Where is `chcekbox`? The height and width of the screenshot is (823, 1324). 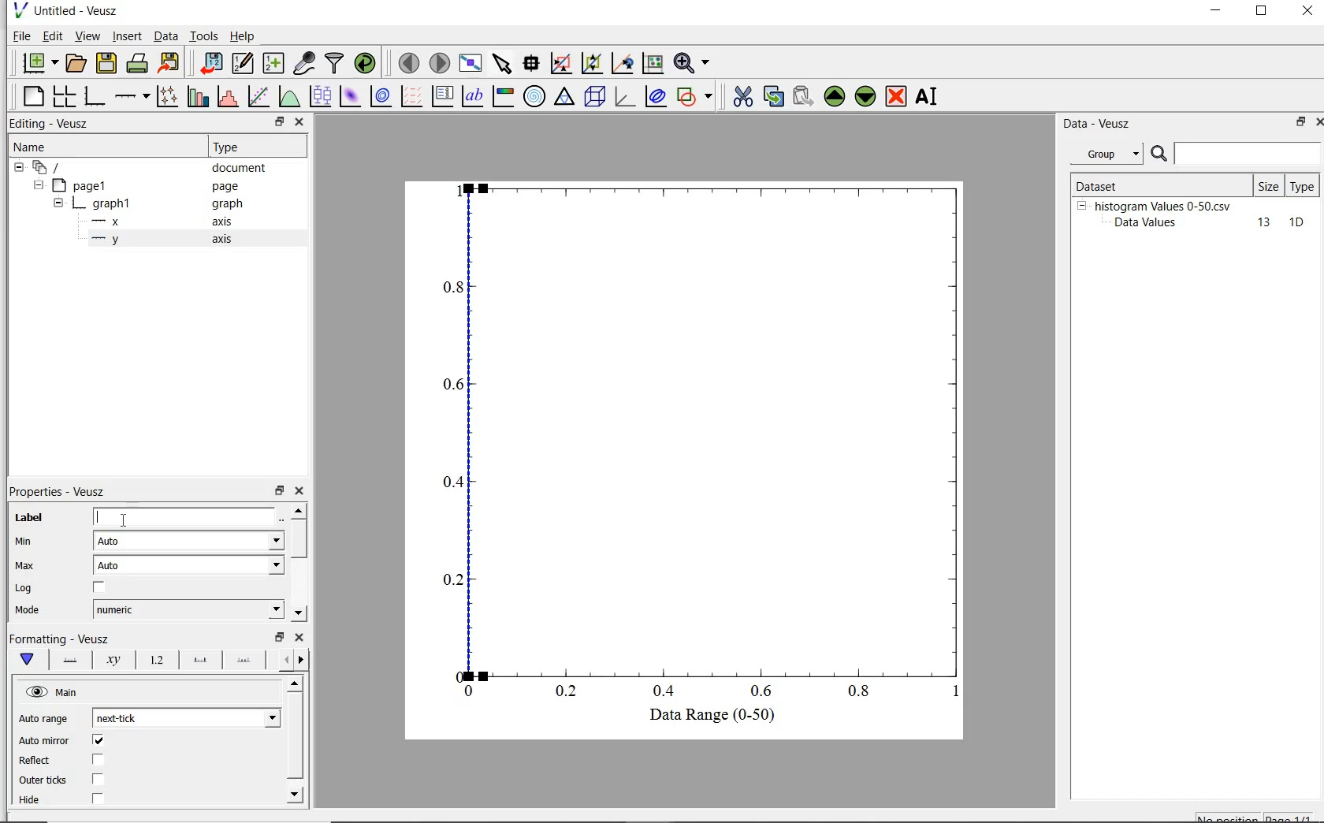
chcekbox is located at coordinates (101, 588).